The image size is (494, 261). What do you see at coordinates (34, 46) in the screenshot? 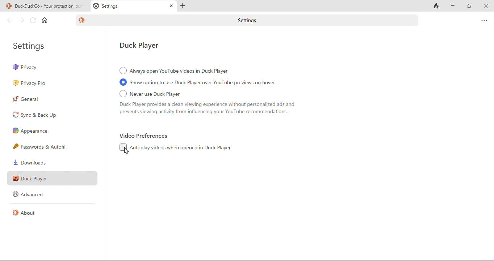
I see `settings` at bounding box center [34, 46].